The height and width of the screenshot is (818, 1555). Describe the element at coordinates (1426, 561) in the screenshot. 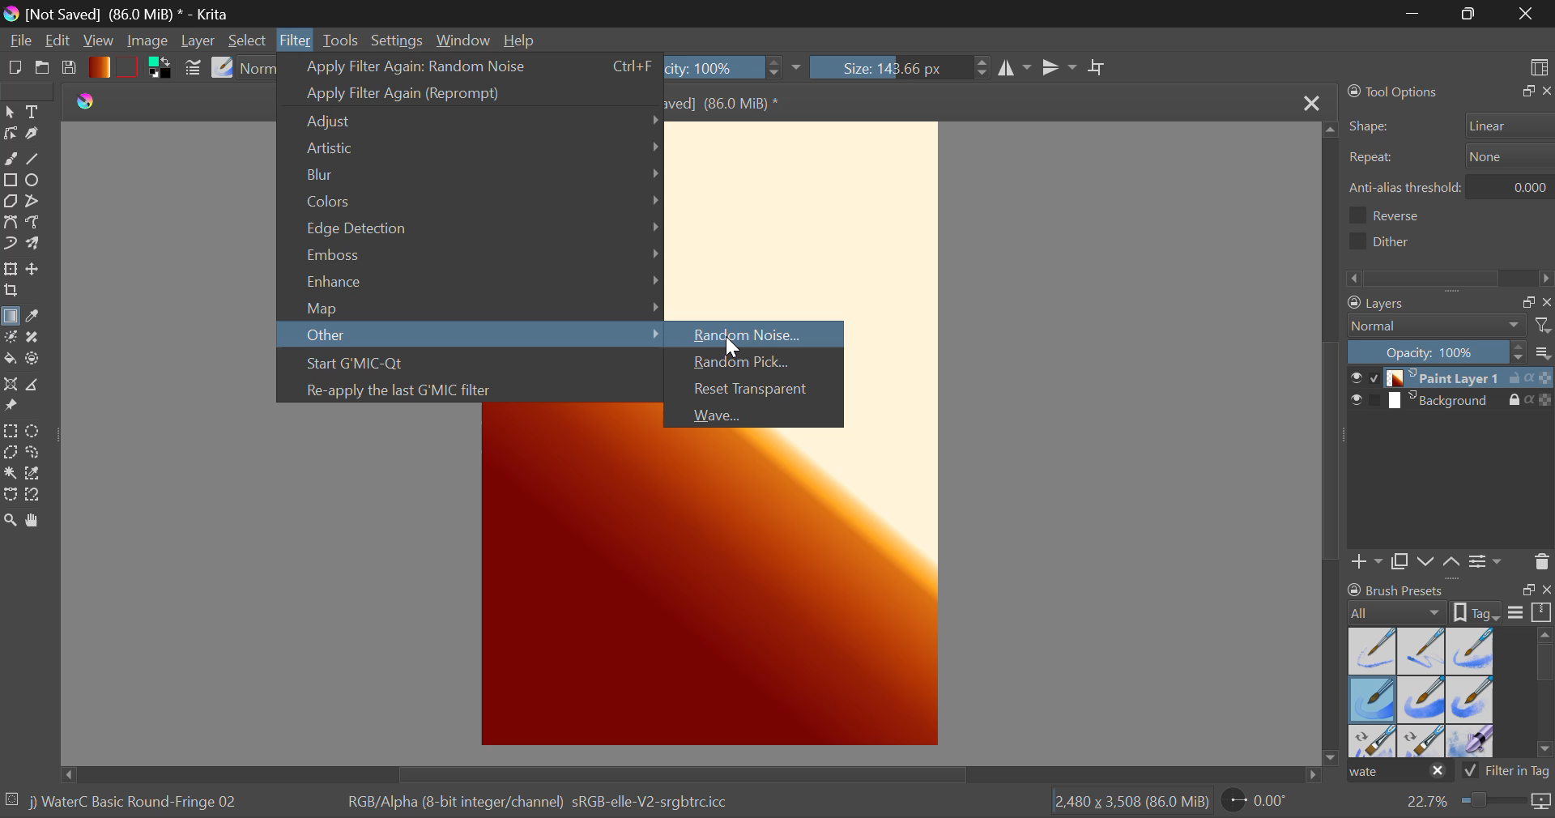

I see `move down` at that location.